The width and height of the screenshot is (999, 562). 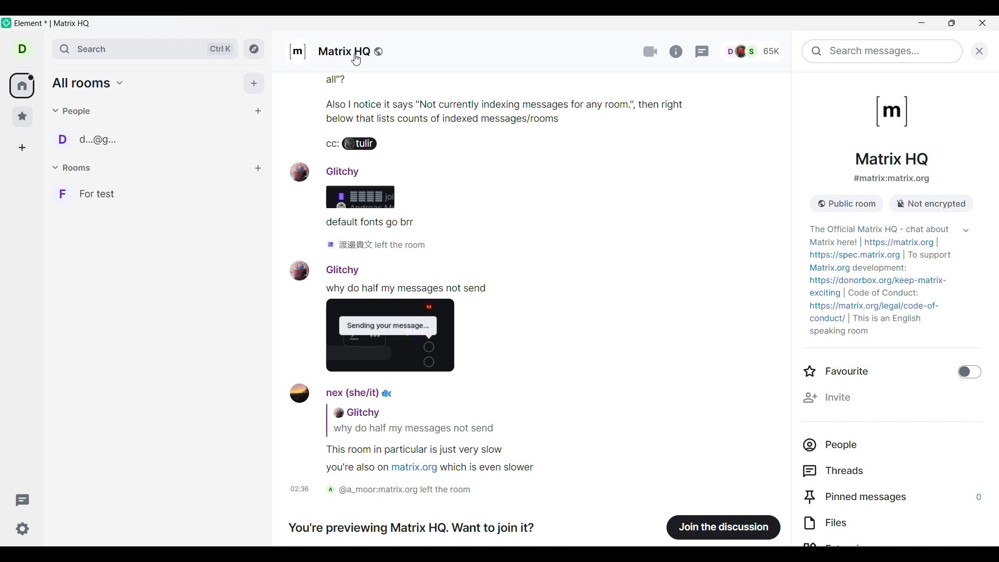 I want to click on why do half my message not send, so click(x=410, y=289).